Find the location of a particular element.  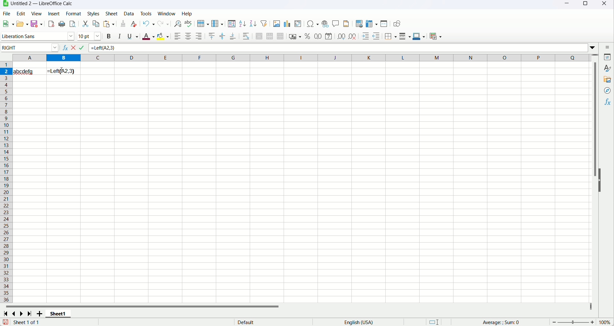

export directly as PDF is located at coordinates (51, 24).